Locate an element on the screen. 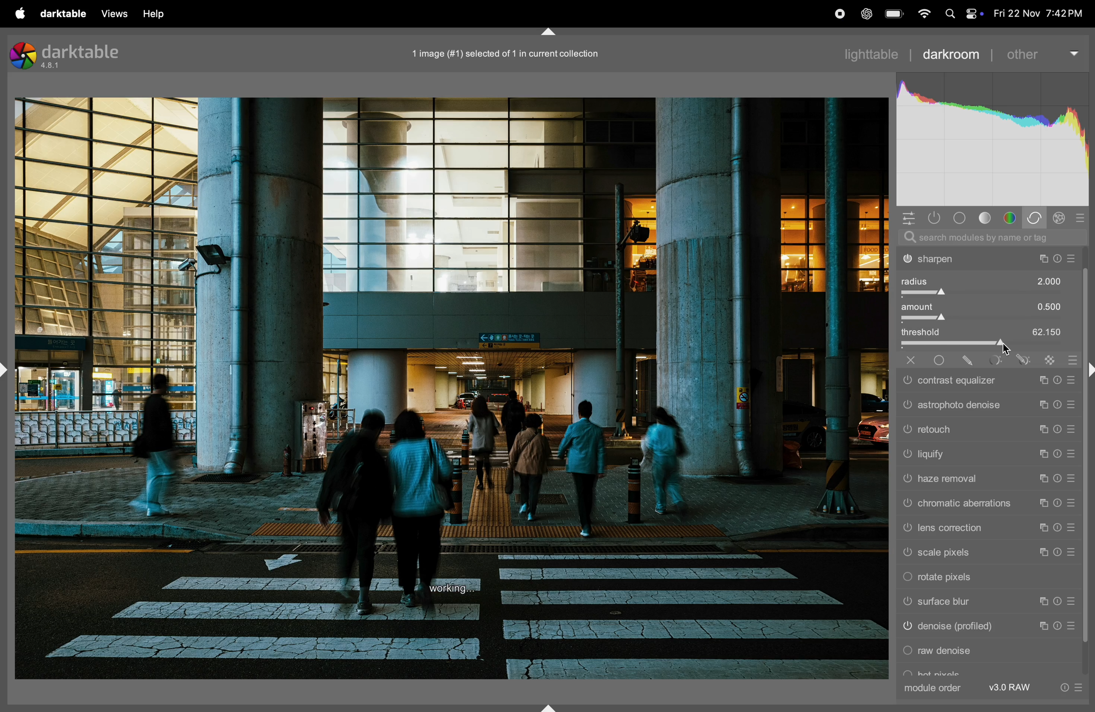 The height and width of the screenshot is (712, 1095). liquify is located at coordinates (989, 455).